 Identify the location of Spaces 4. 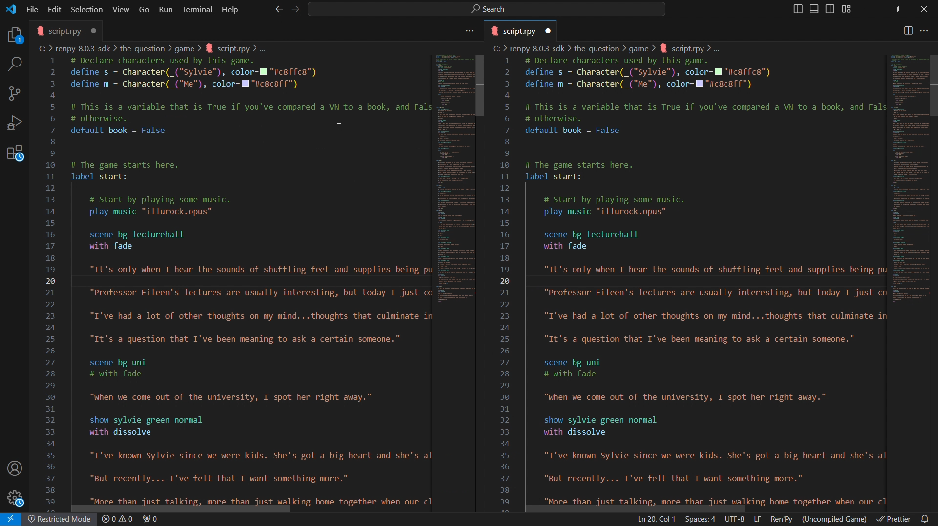
(702, 519).